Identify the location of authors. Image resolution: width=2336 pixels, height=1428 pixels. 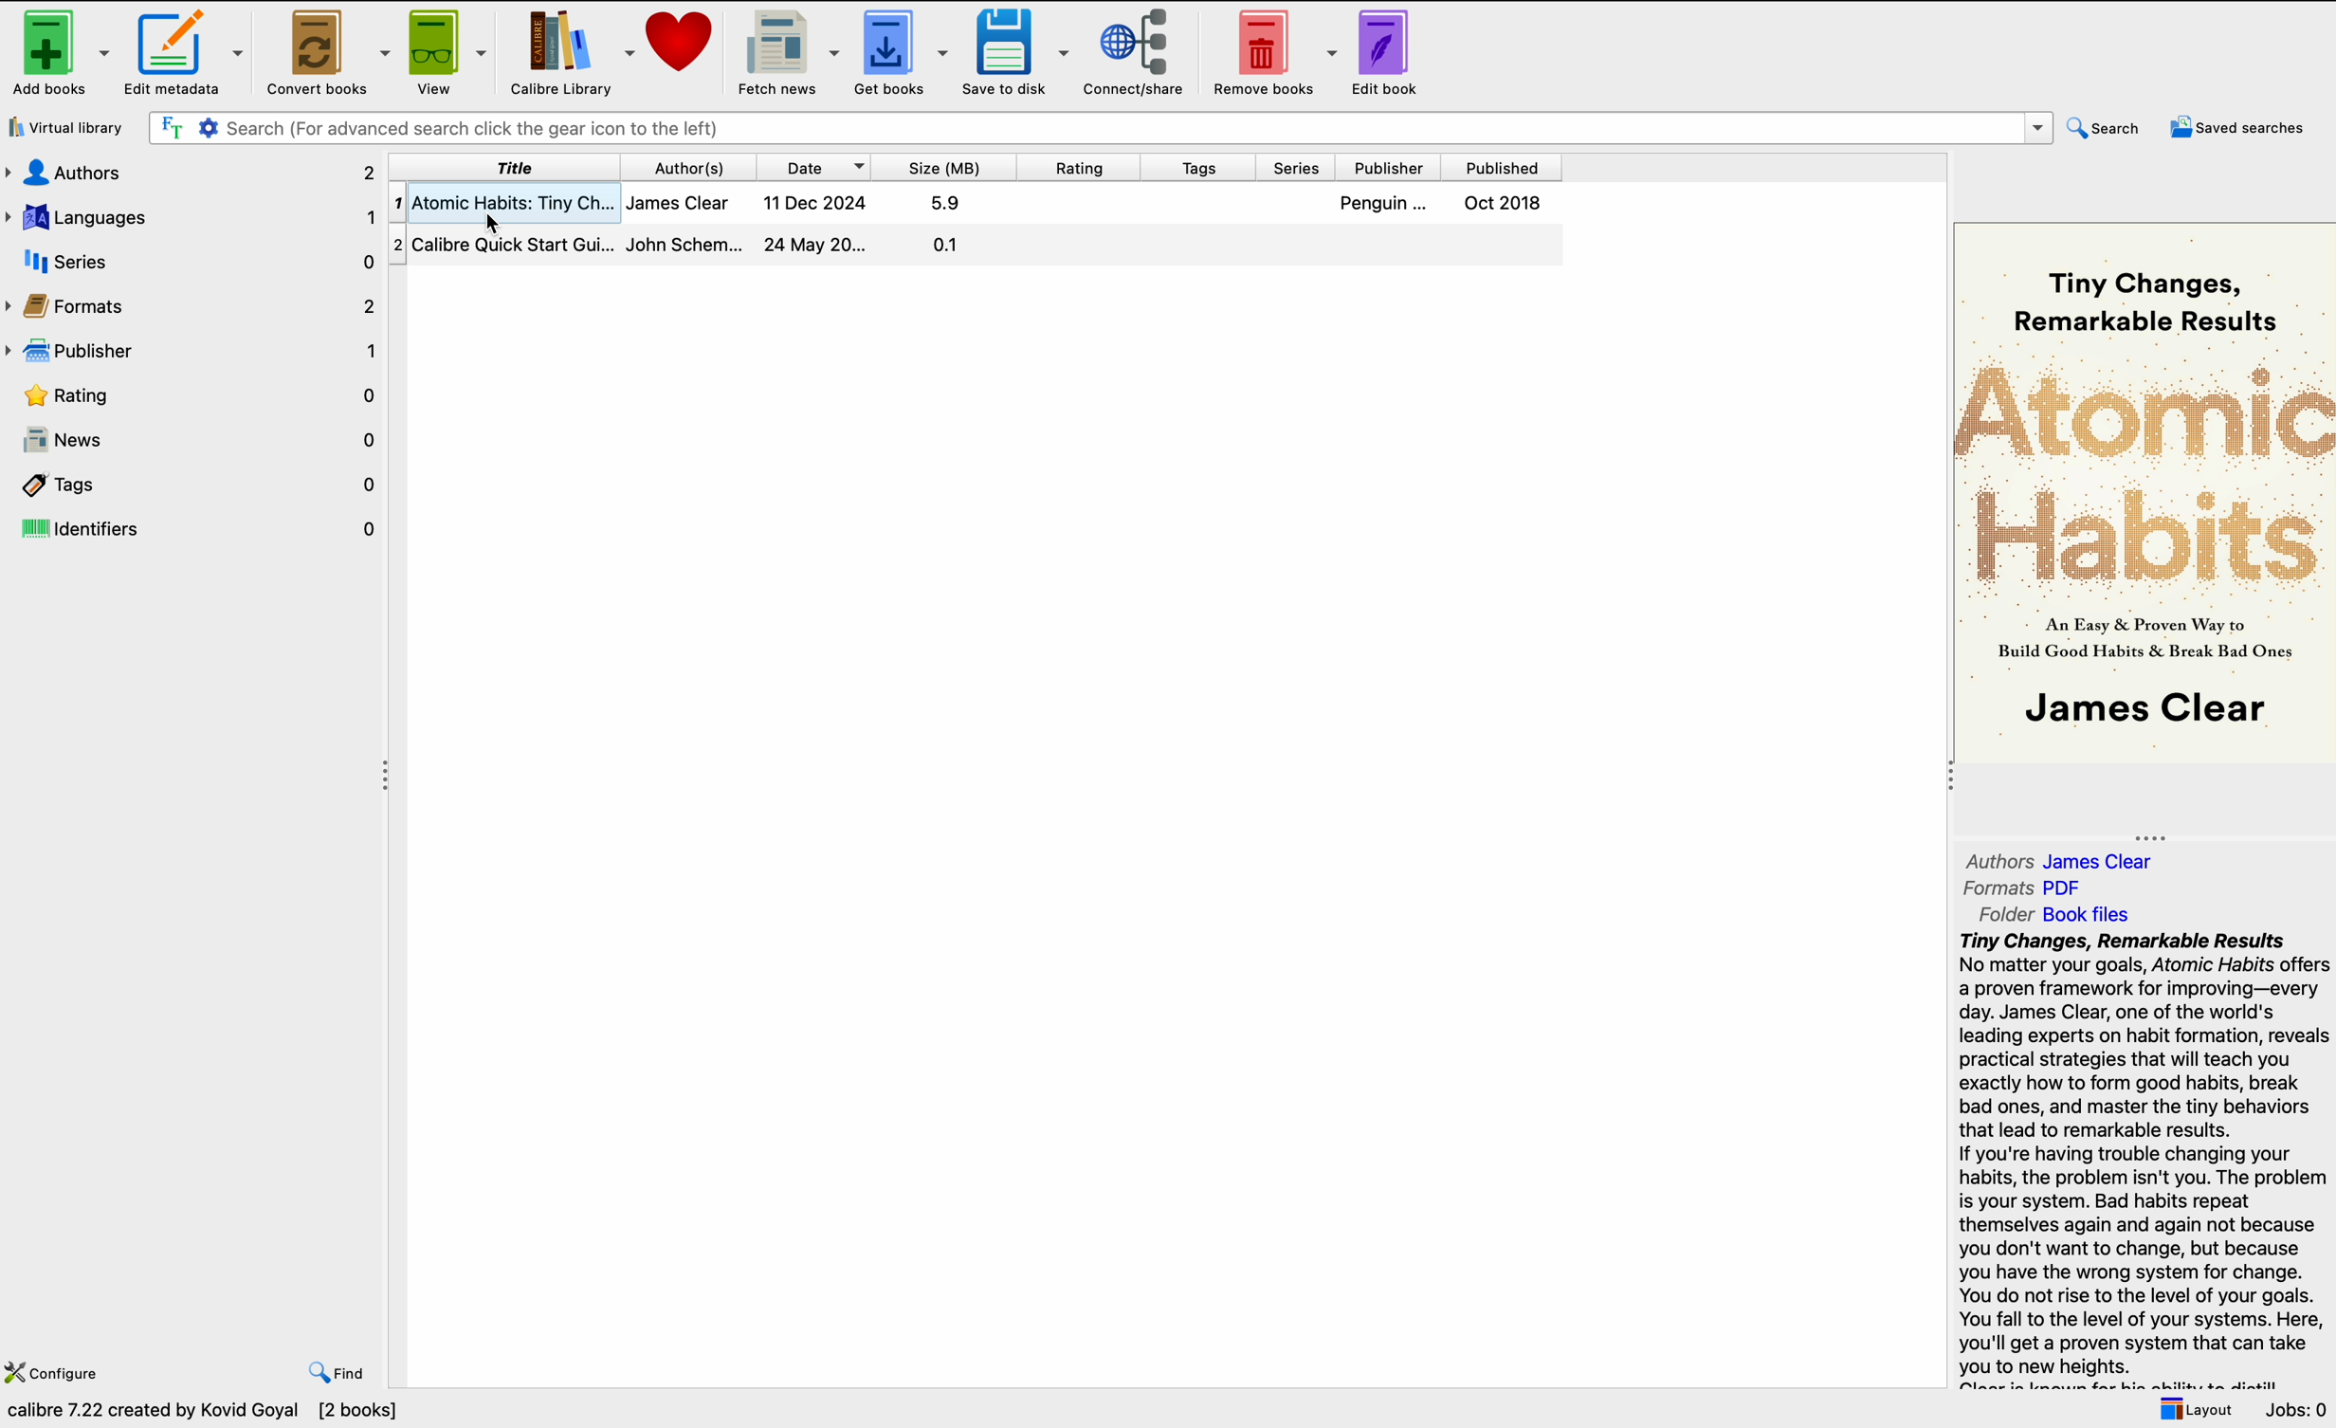
(192, 171).